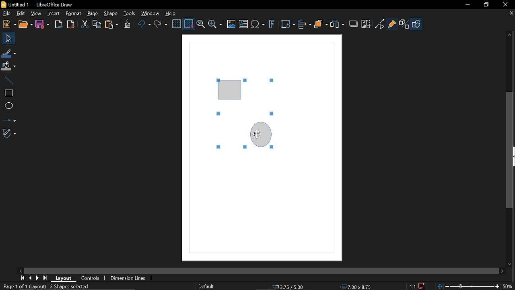  What do you see at coordinates (93, 14) in the screenshot?
I see `Page` at bounding box center [93, 14].